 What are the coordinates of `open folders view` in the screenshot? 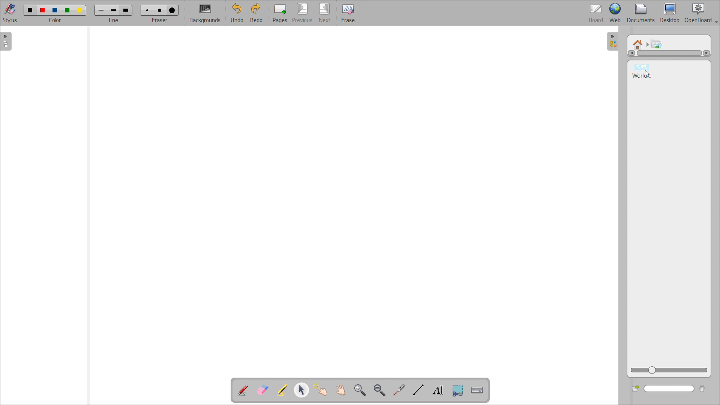 It's located at (612, 41).